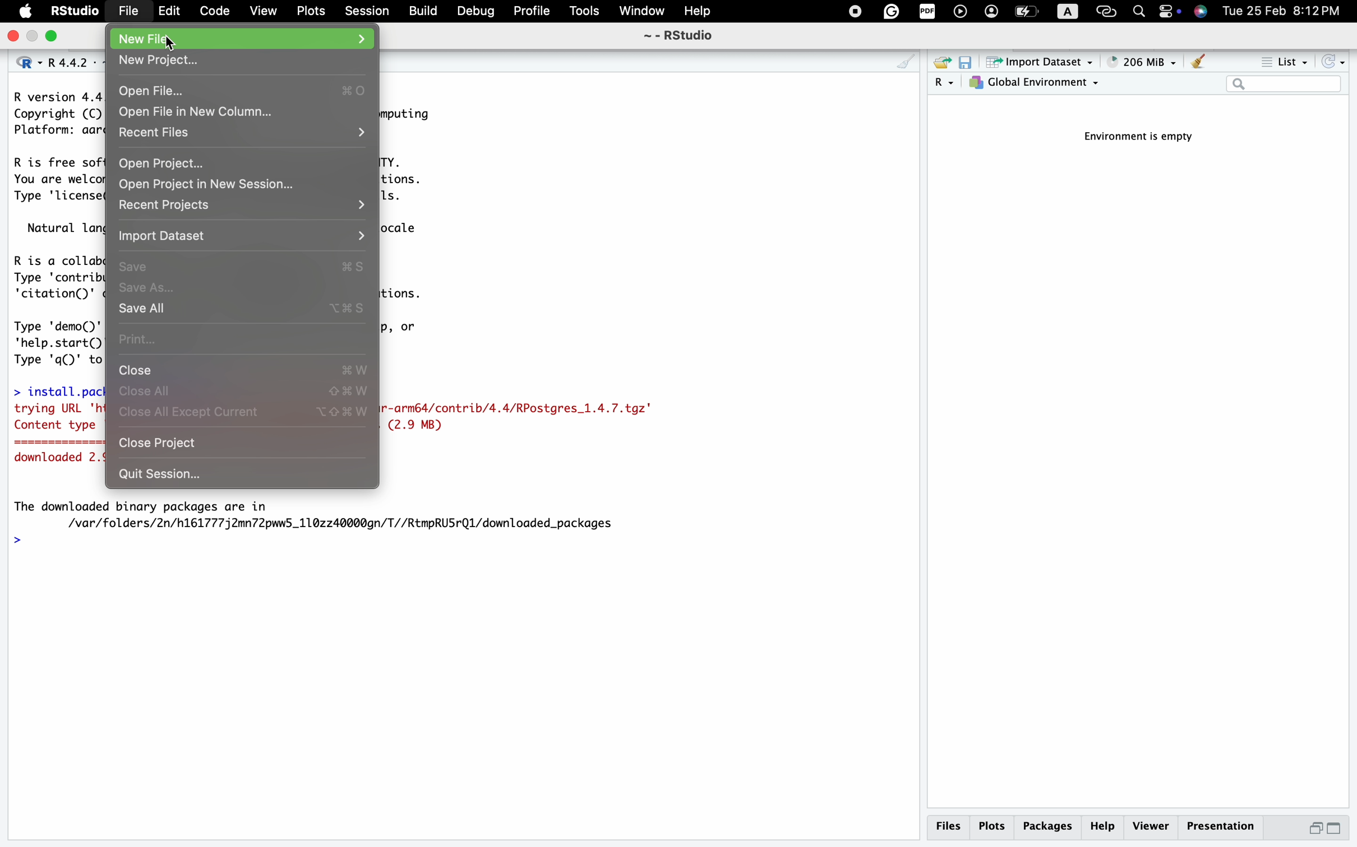  I want to click on cursor, so click(173, 47).